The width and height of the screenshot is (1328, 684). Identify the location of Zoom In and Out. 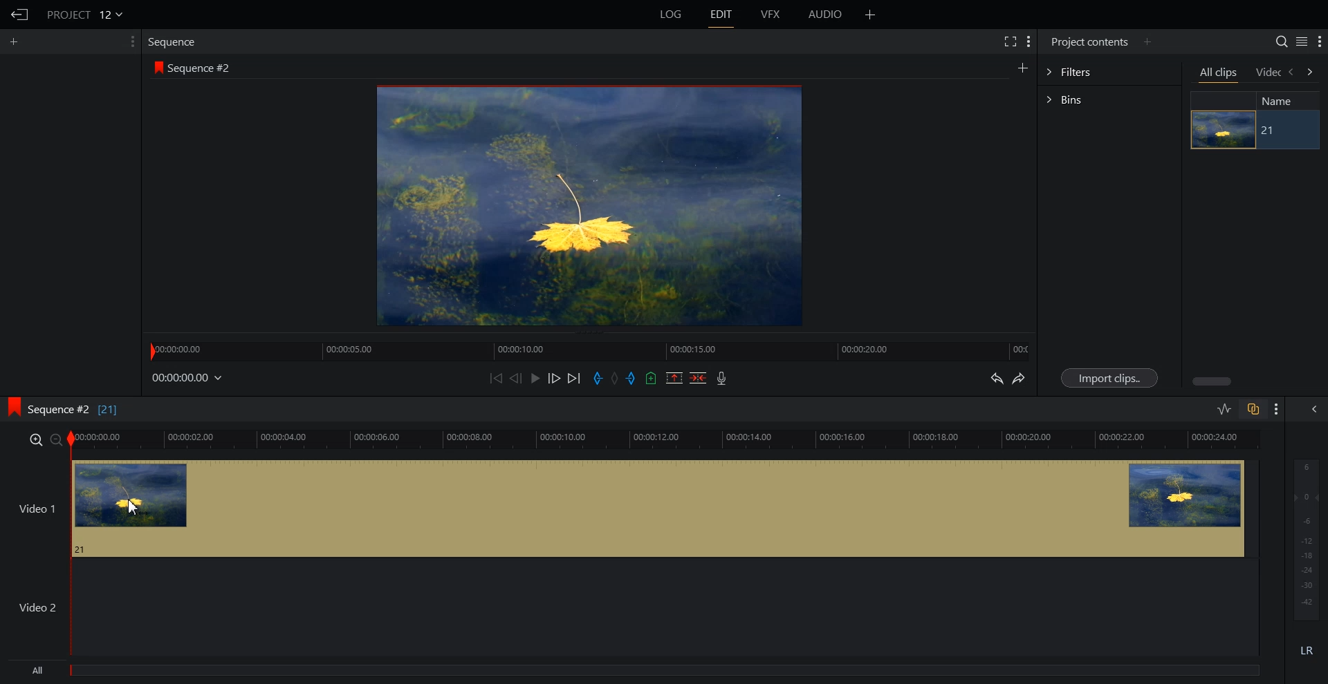
(46, 440).